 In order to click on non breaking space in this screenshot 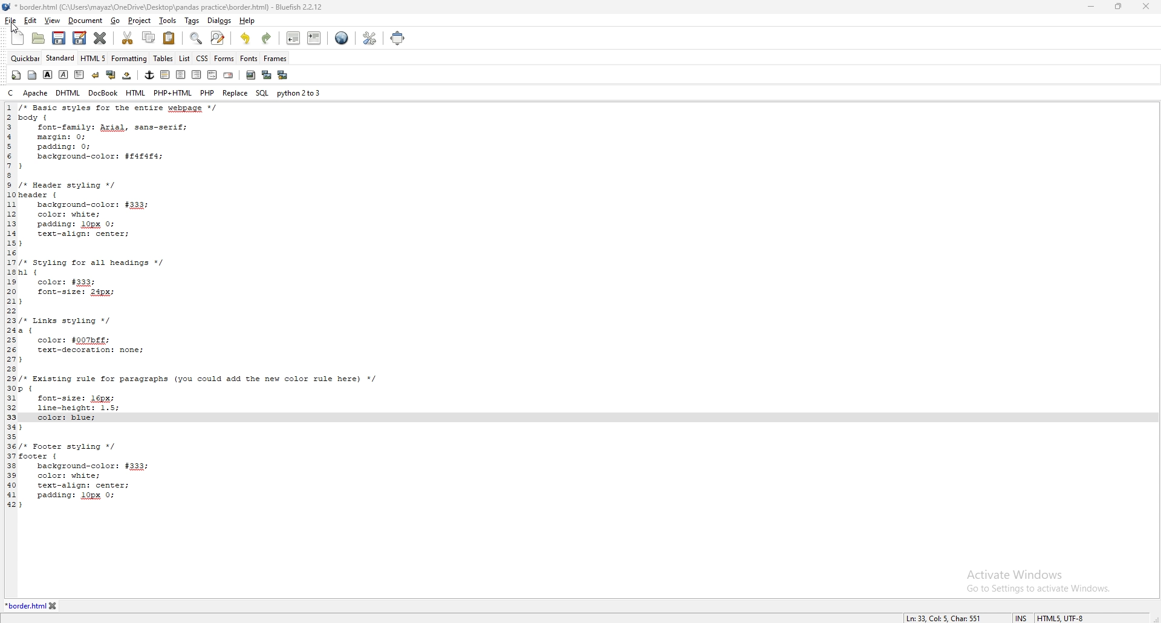, I will do `click(126, 76)`.